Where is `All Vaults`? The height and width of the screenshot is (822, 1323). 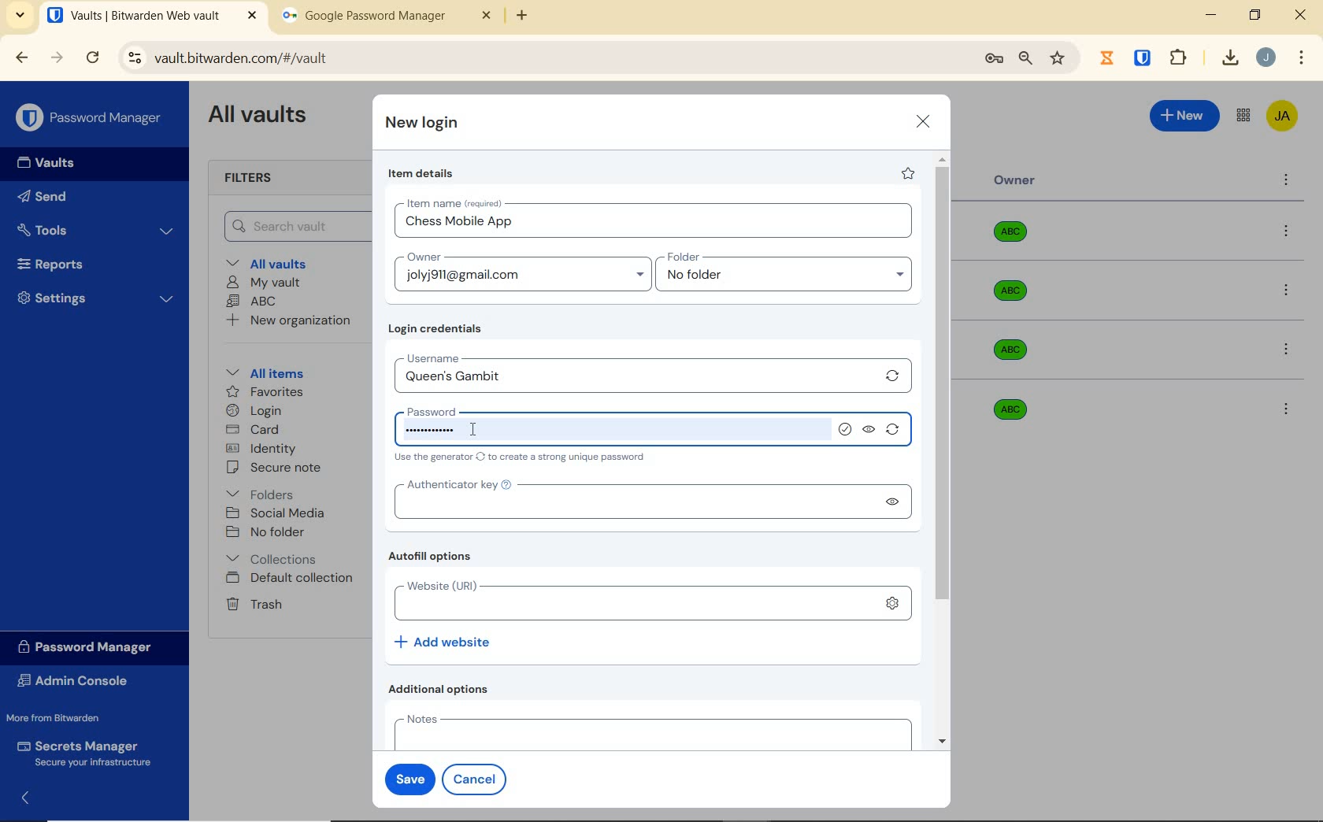 All Vaults is located at coordinates (261, 117).